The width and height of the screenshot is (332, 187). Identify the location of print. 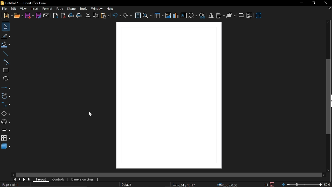
(79, 16).